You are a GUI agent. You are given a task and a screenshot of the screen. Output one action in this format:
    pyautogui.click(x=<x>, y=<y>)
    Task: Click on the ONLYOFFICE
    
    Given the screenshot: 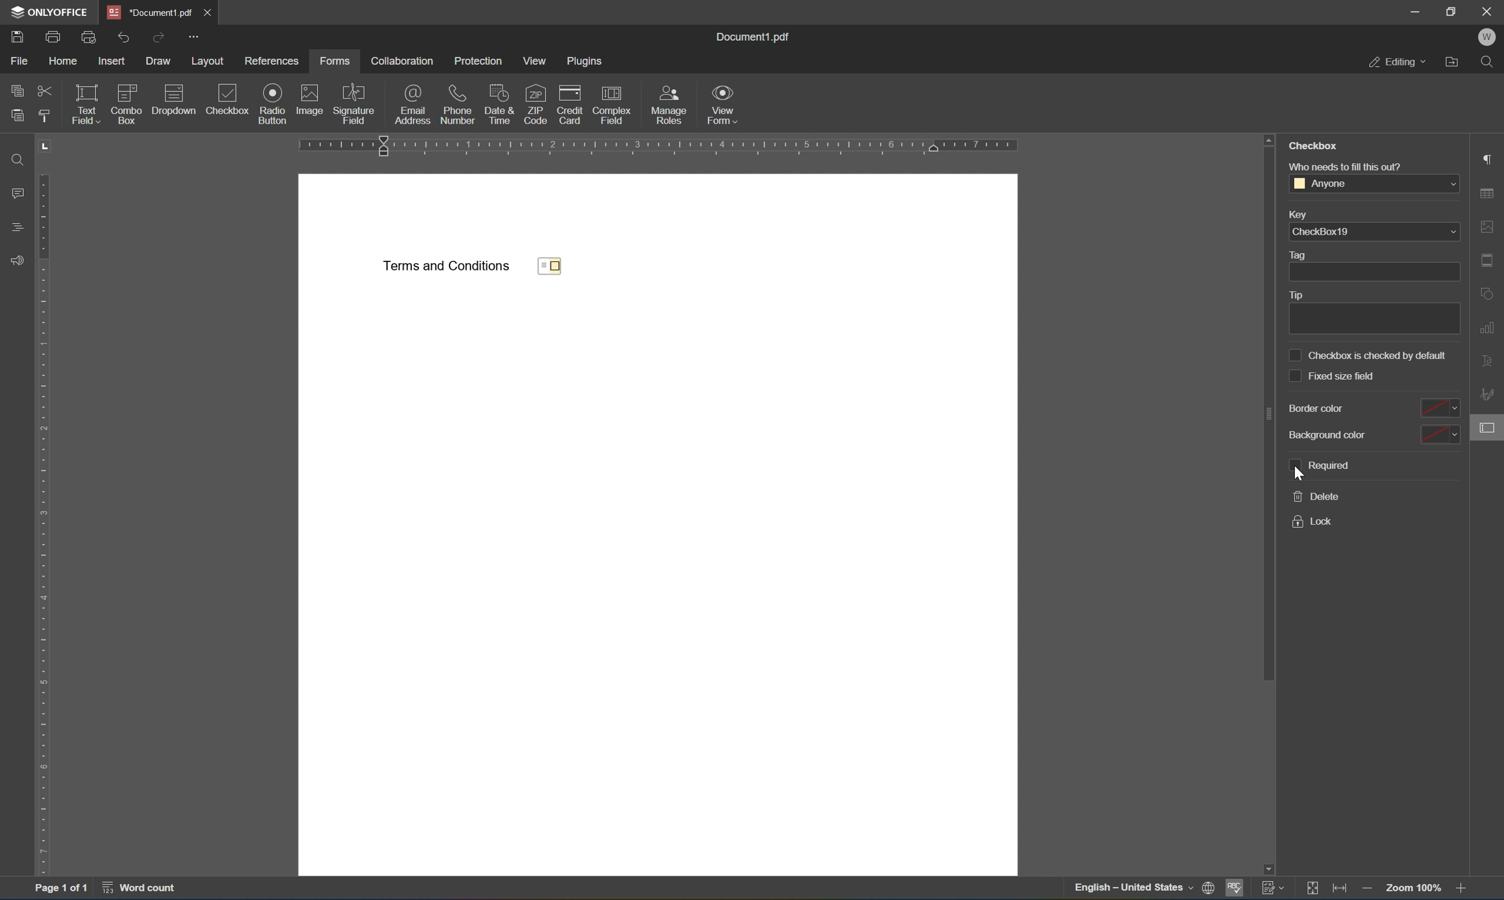 What is the action you would take?
    pyautogui.click(x=45, y=11)
    